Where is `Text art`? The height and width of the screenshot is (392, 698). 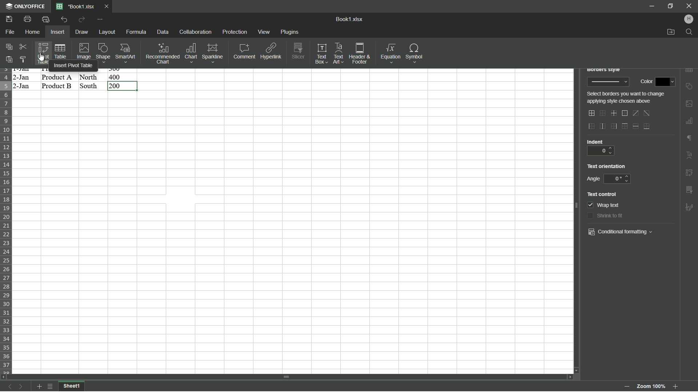
Text art is located at coordinates (338, 53).